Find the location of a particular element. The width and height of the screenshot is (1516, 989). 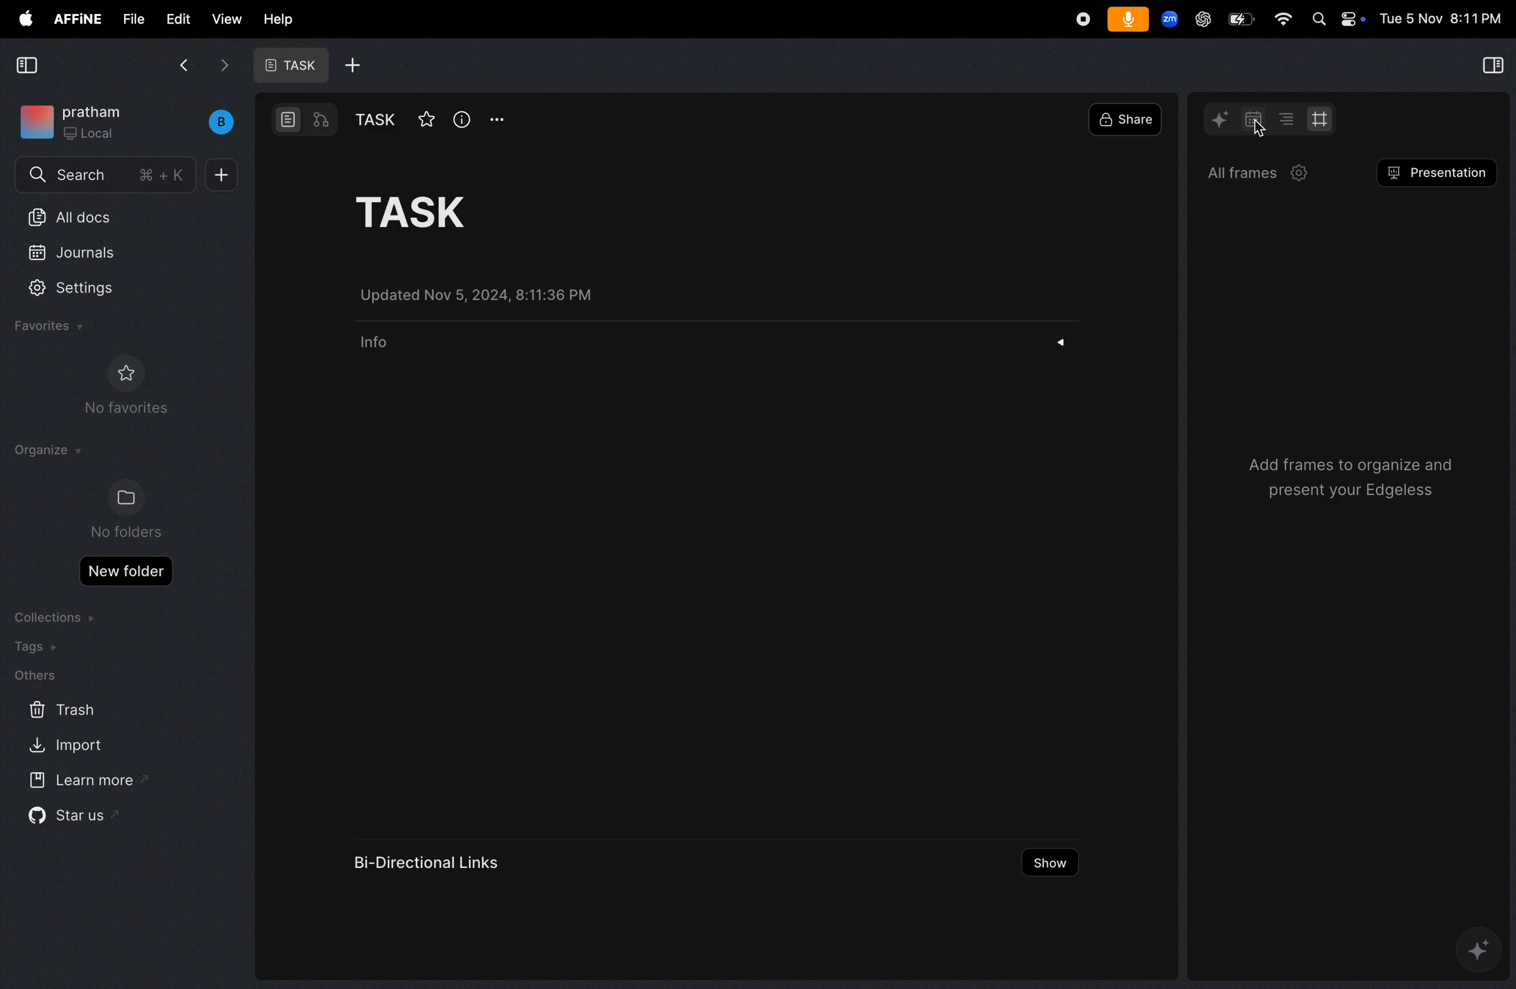

chatgpt is located at coordinates (1199, 18).